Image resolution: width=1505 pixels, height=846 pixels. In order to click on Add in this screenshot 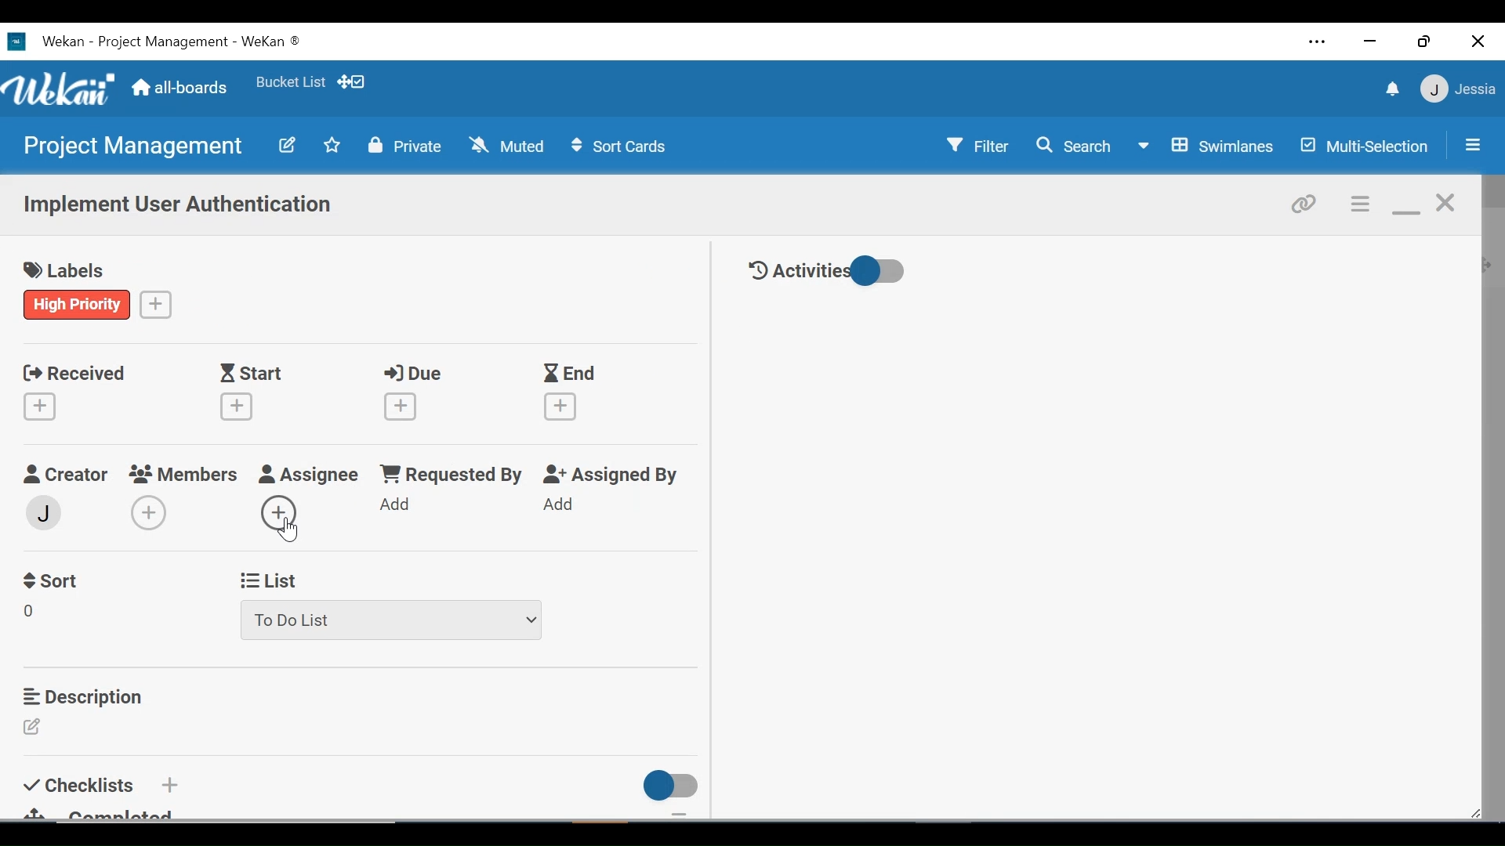, I will do `click(168, 784)`.